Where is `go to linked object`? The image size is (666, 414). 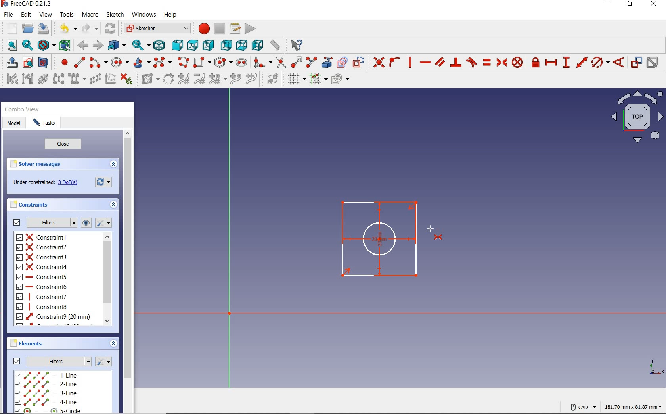
go to linked object is located at coordinates (117, 45).